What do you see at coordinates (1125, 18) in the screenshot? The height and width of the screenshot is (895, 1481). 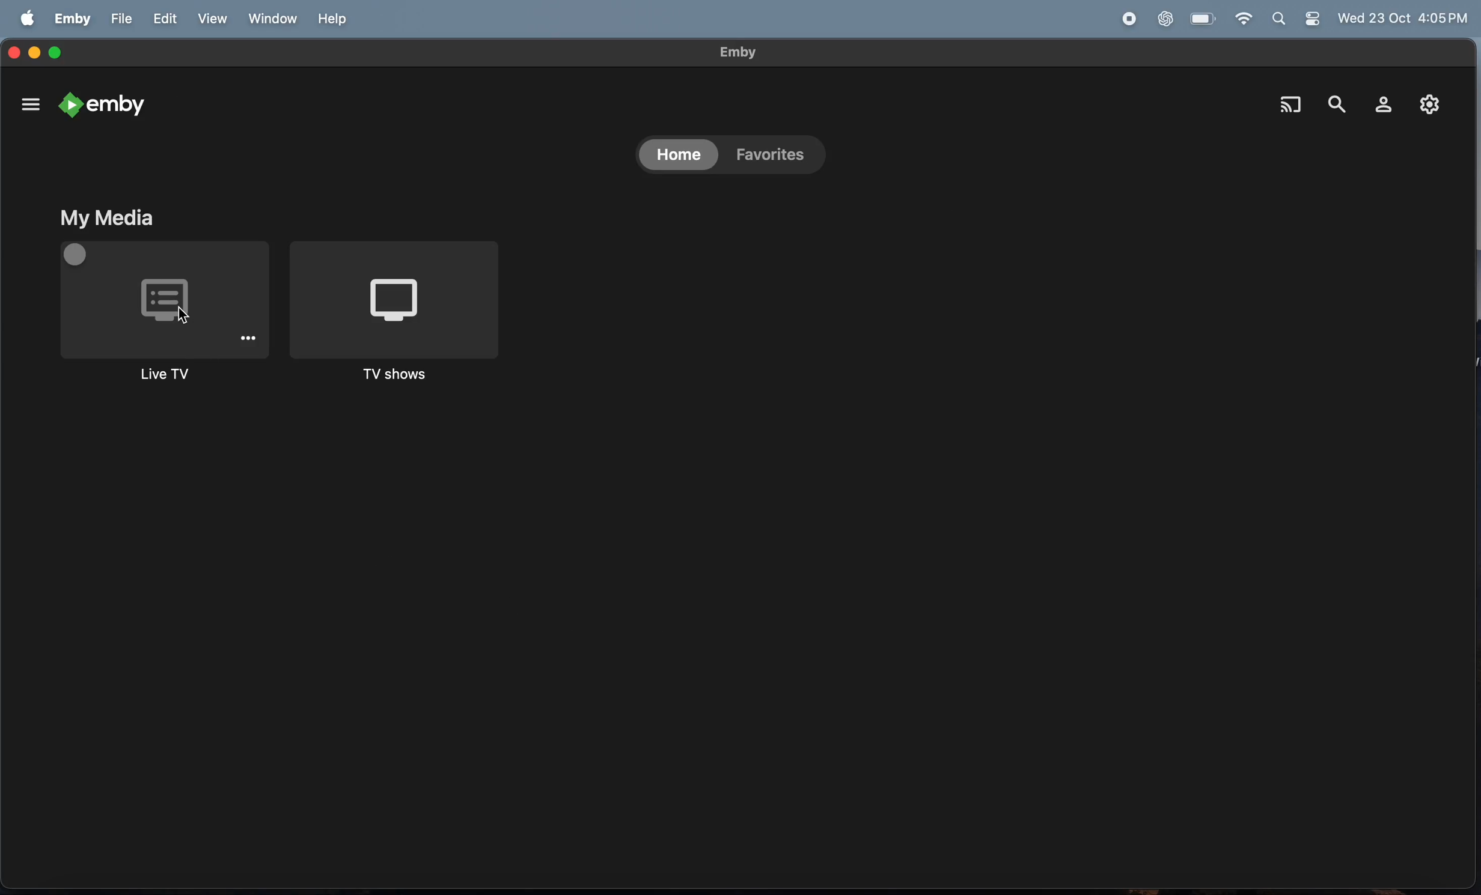 I see `record` at bounding box center [1125, 18].